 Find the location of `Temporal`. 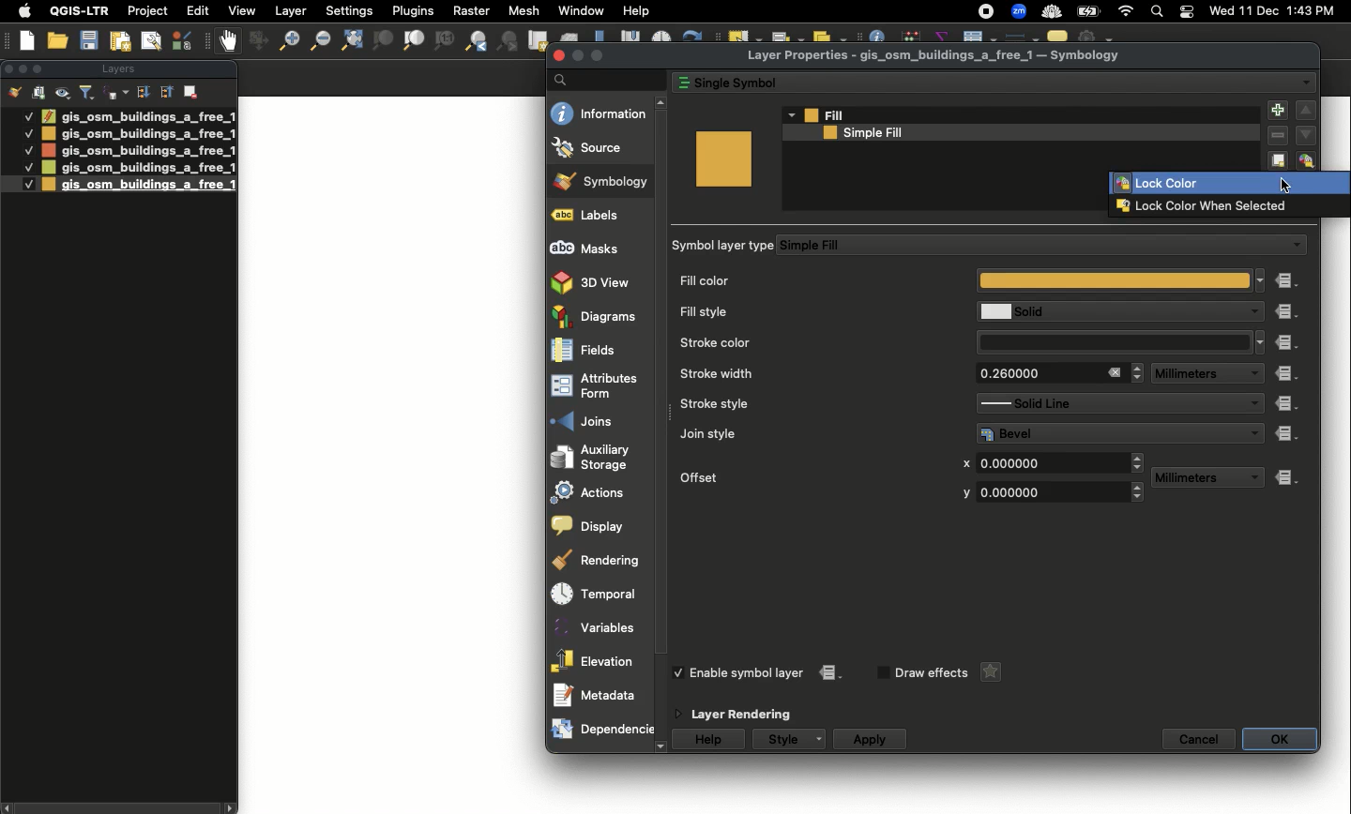

Temporal is located at coordinates (600, 595).